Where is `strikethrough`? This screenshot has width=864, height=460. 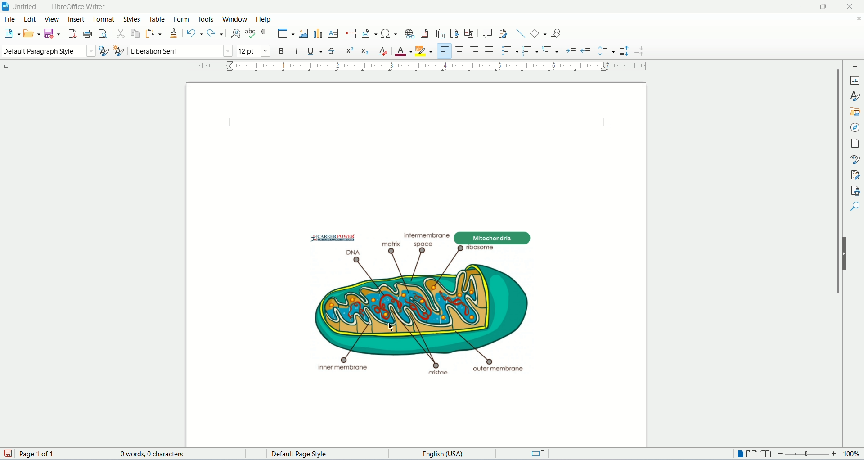
strikethrough is located at coordinates (332, 51).